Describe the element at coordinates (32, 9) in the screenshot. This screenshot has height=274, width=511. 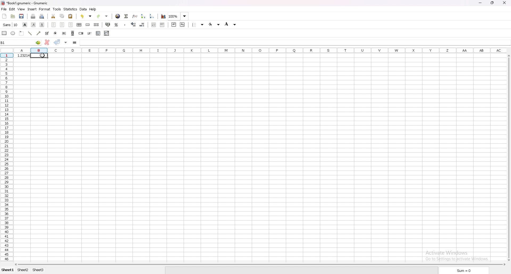
I see `insert` at that location.